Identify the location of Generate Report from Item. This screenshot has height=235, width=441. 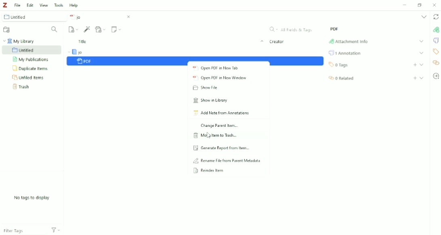
(224, 149).